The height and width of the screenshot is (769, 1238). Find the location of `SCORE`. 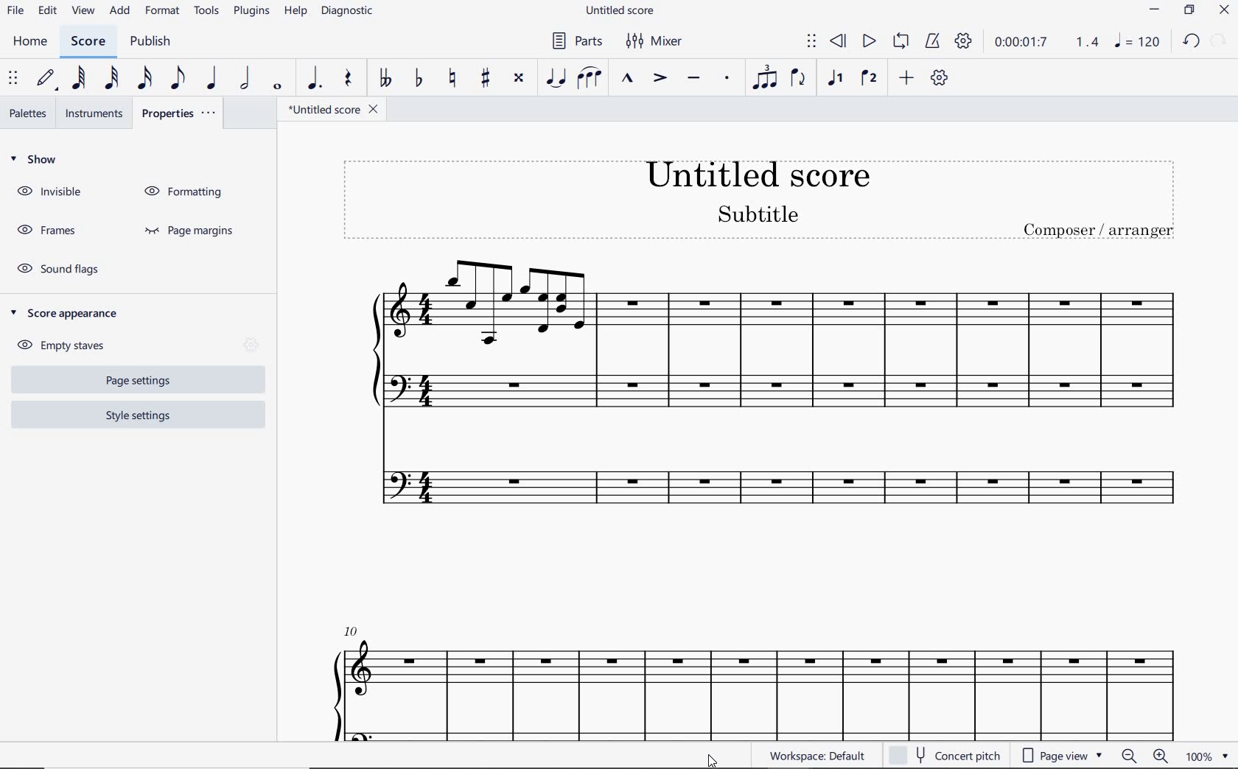

SCORE is located at coordinates (88, 42).